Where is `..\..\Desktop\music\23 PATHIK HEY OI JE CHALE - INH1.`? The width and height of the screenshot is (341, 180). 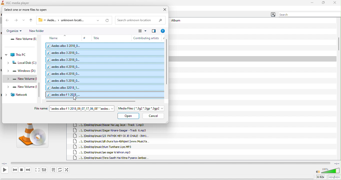 ..\..\Desktop\music\23 PATHIK HEY OI JE CHALE - INH1. is located at coordinates (111, 136).